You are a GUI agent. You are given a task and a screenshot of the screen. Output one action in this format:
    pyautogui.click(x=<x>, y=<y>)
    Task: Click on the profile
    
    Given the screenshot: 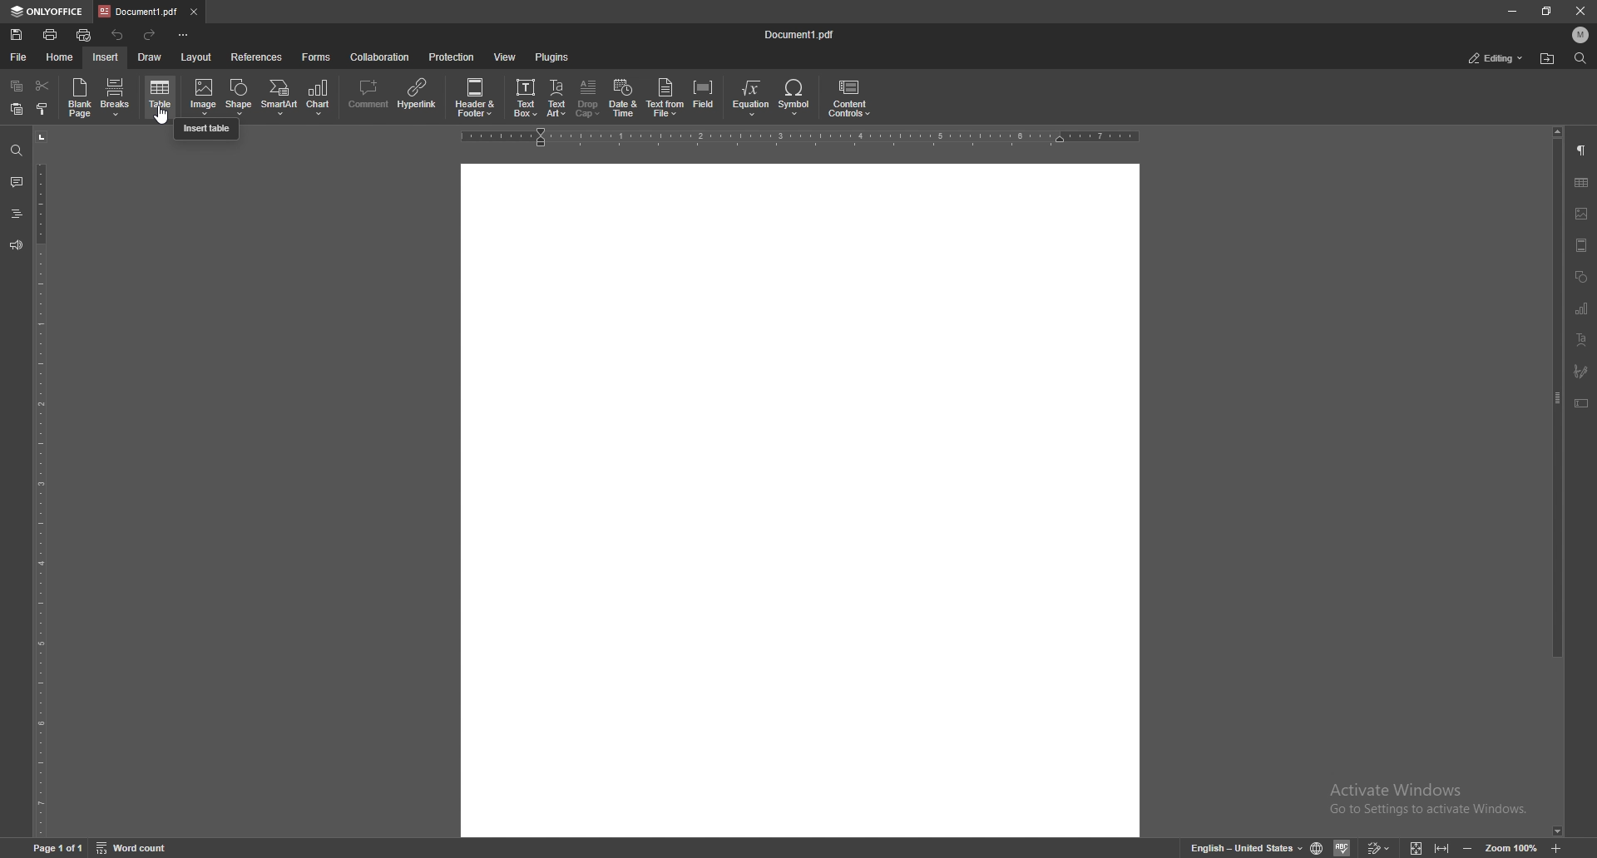 What is the action you would take?
    pyautogui.click(x=1582, y=34)
    